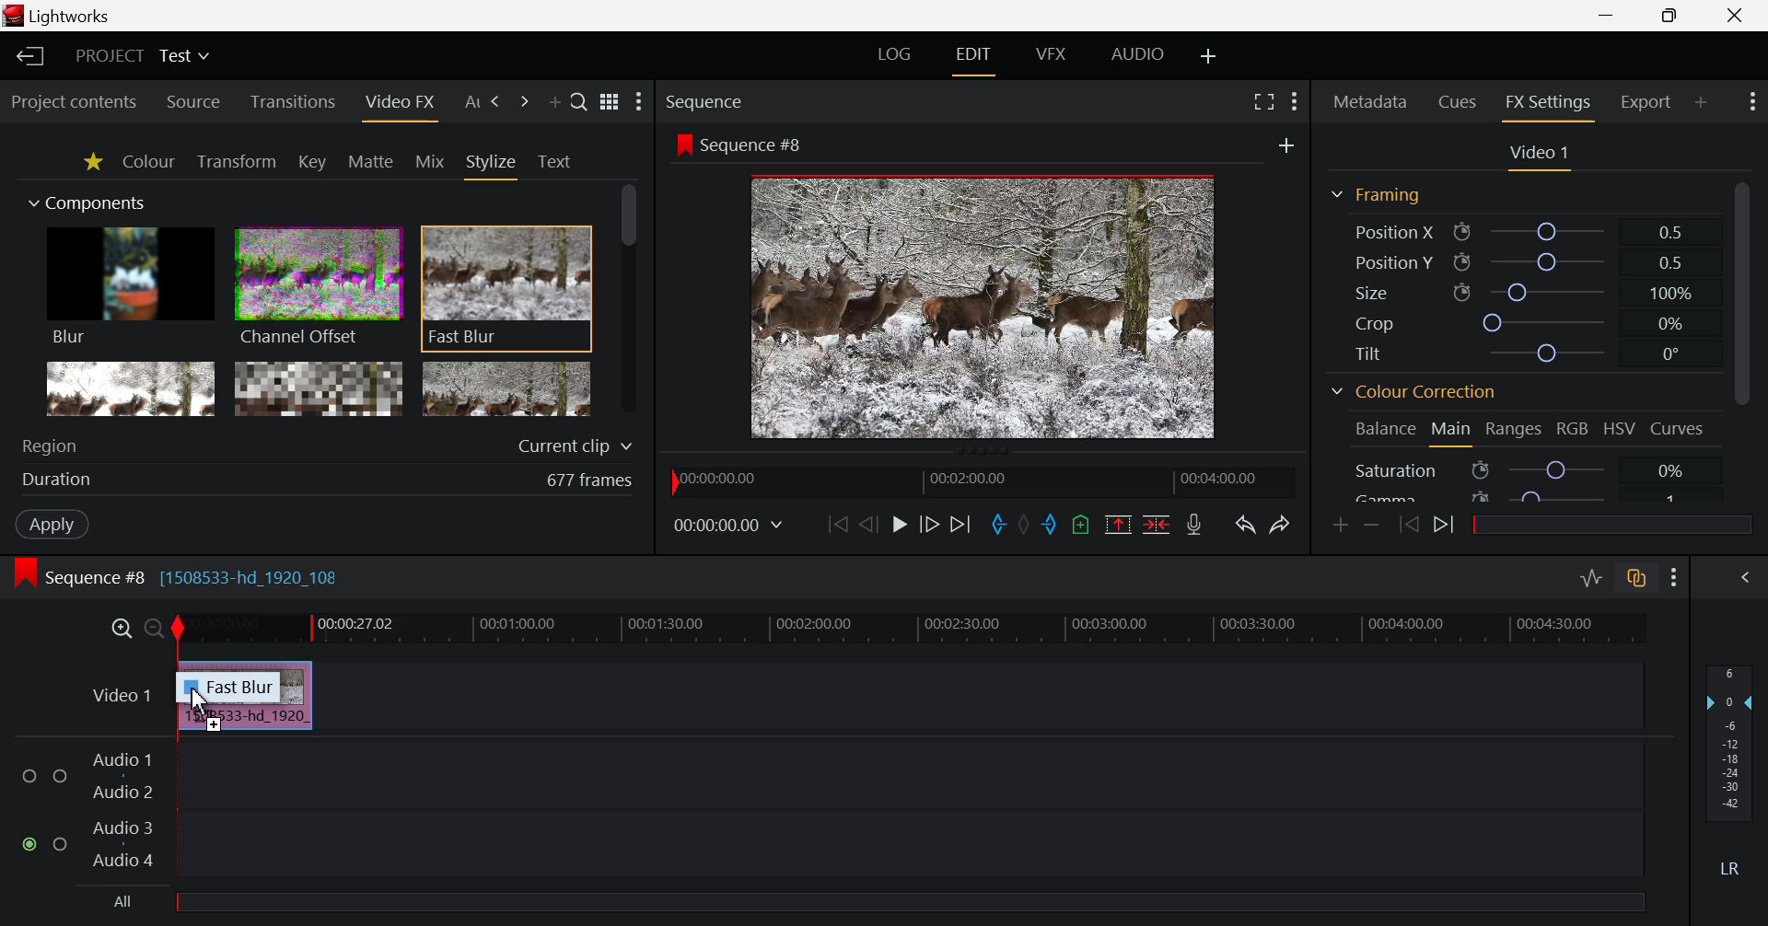  Describe the element at coordinates (1524, 232) in the screenshot. I see `Position X` at that location.